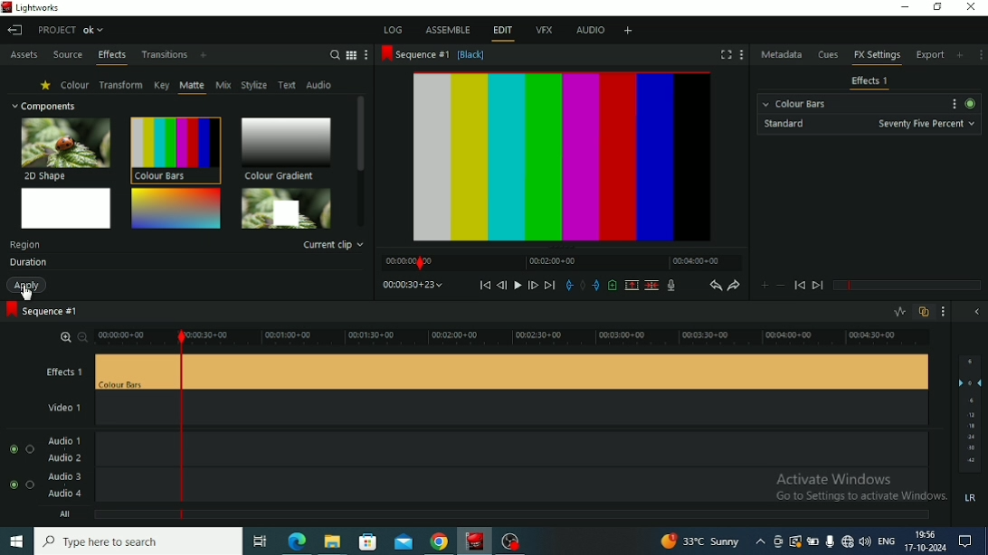 This screenshot has height=555, width=988. Describe the element at coordinates (25, 245) in the screenshot. I see `Text` at that location.